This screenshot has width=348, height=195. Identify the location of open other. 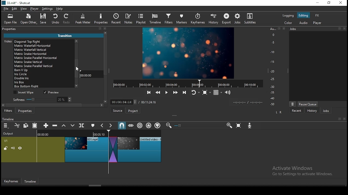
(29, 20).